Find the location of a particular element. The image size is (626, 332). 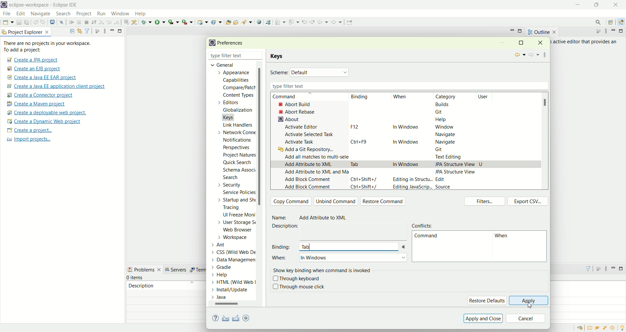

create a JPA project is located at coordinates (32, 60).